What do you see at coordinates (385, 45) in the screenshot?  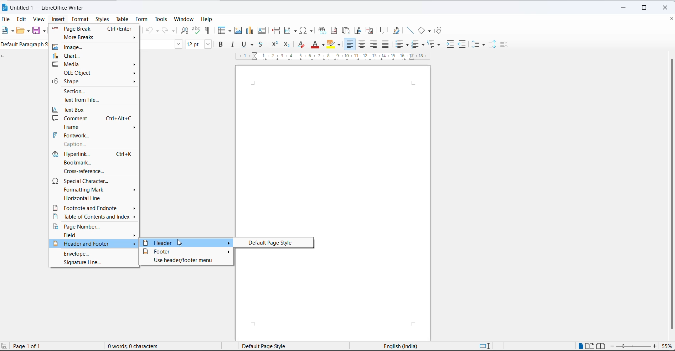 I see `justified` at bounding box center [385, 45].